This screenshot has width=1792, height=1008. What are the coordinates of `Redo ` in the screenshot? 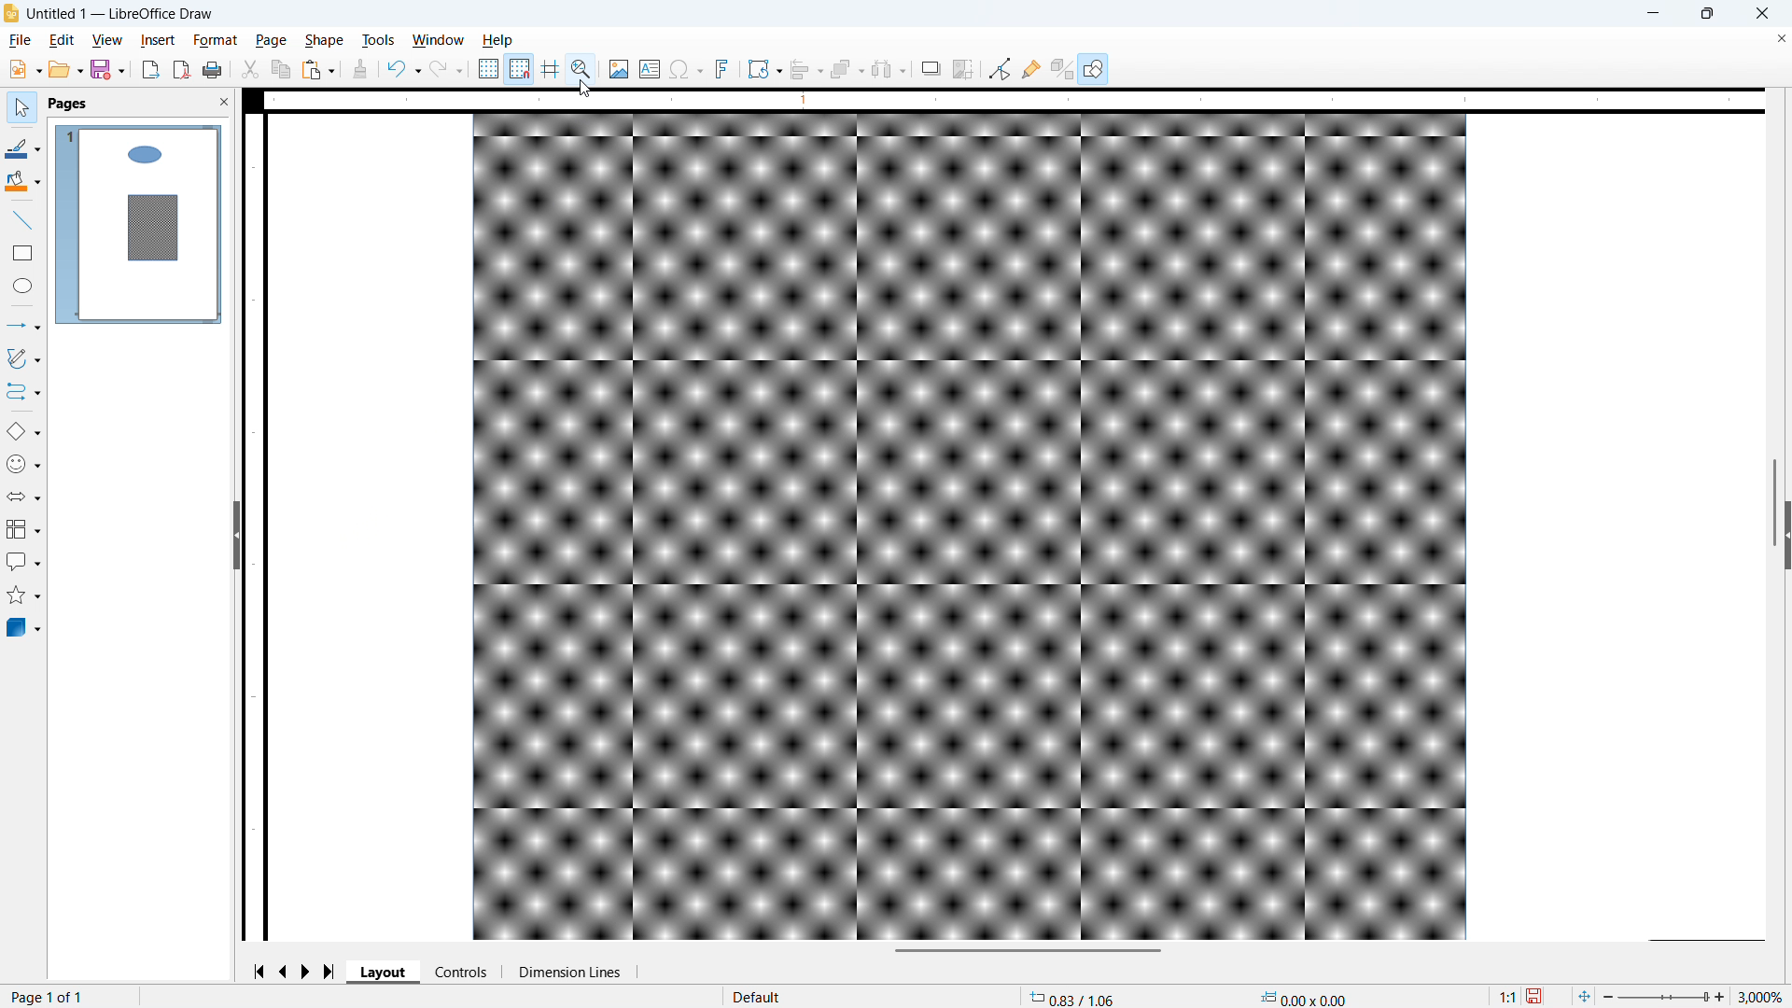 It's located at (446, 70).